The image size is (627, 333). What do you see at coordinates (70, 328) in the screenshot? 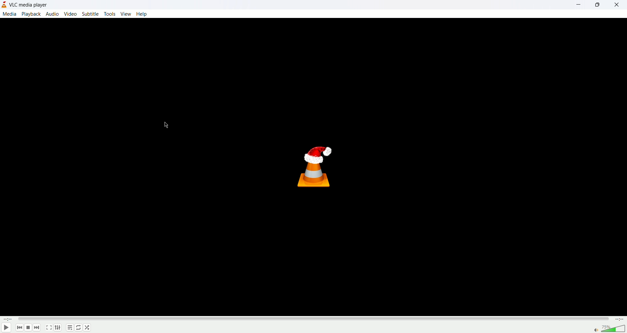
I see `playlist` at bounding box center [70, 328].